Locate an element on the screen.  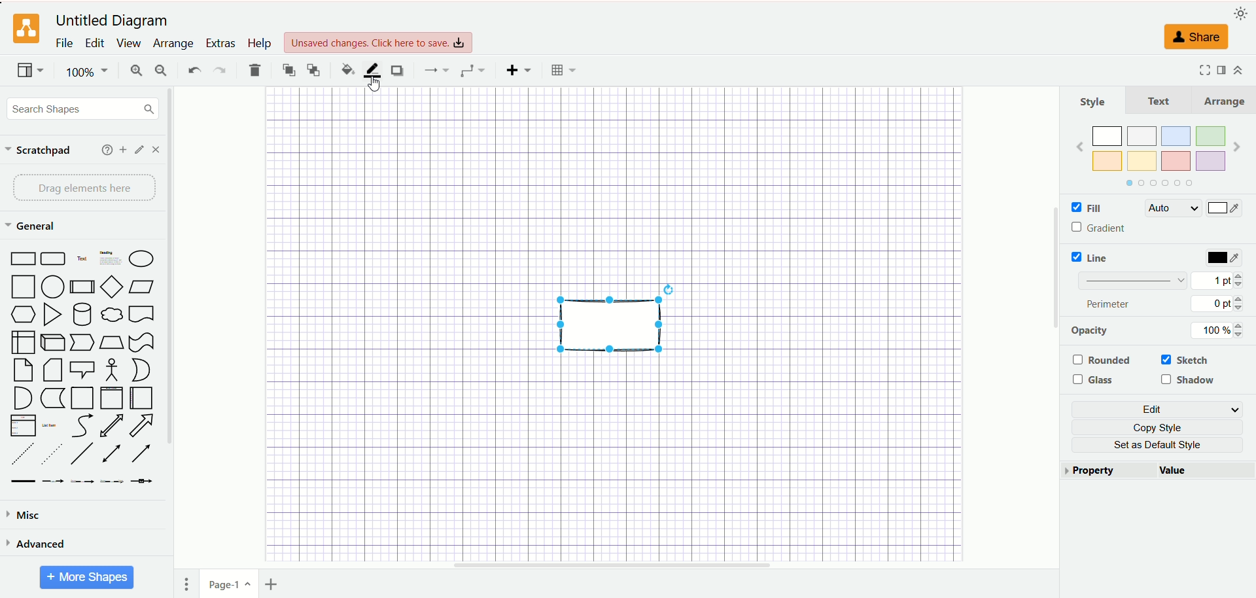
Untitled Diagram is located at coordinates (111, 21).